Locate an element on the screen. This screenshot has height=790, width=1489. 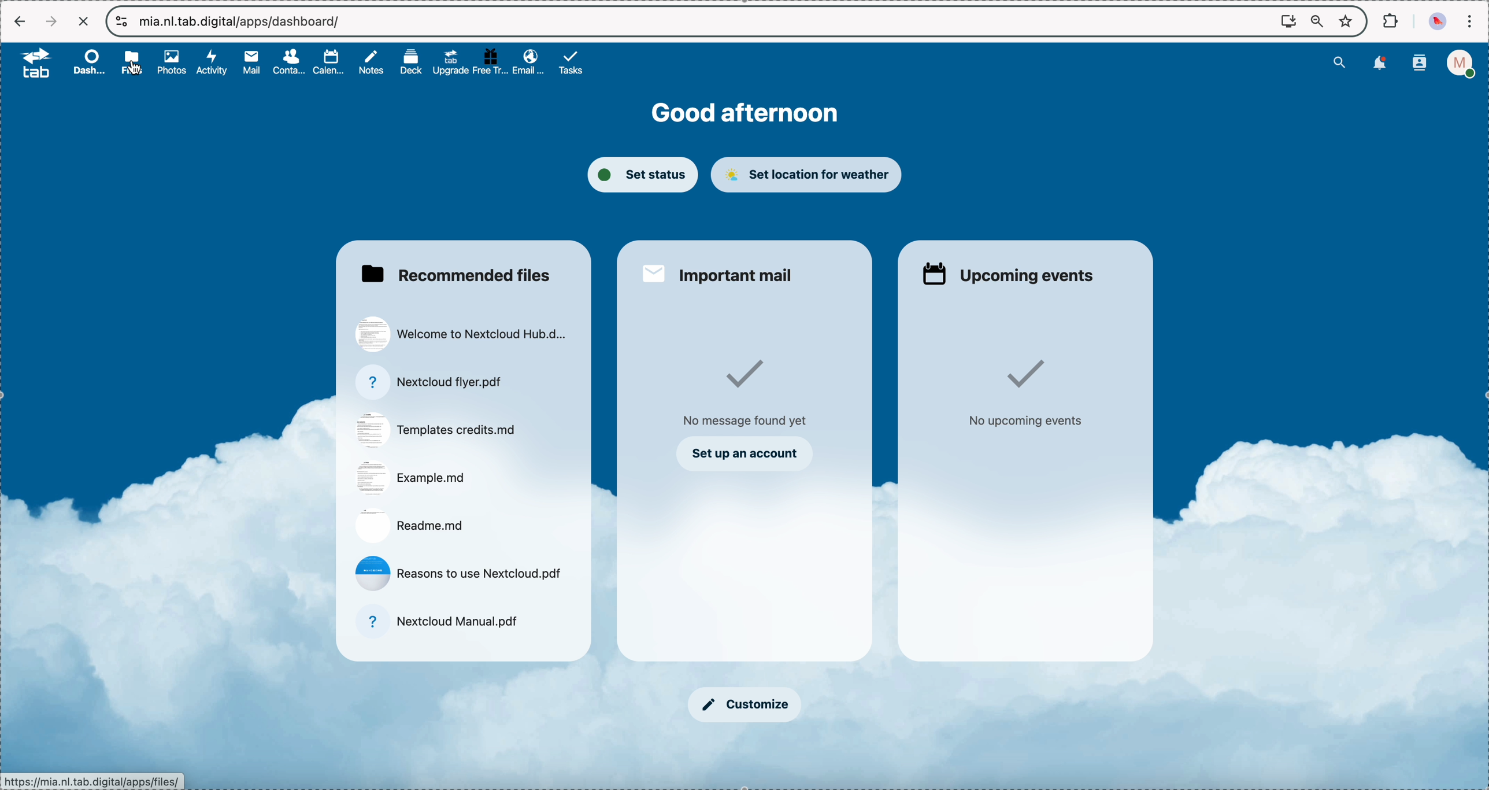
notes is located at coordinates (373, 63).